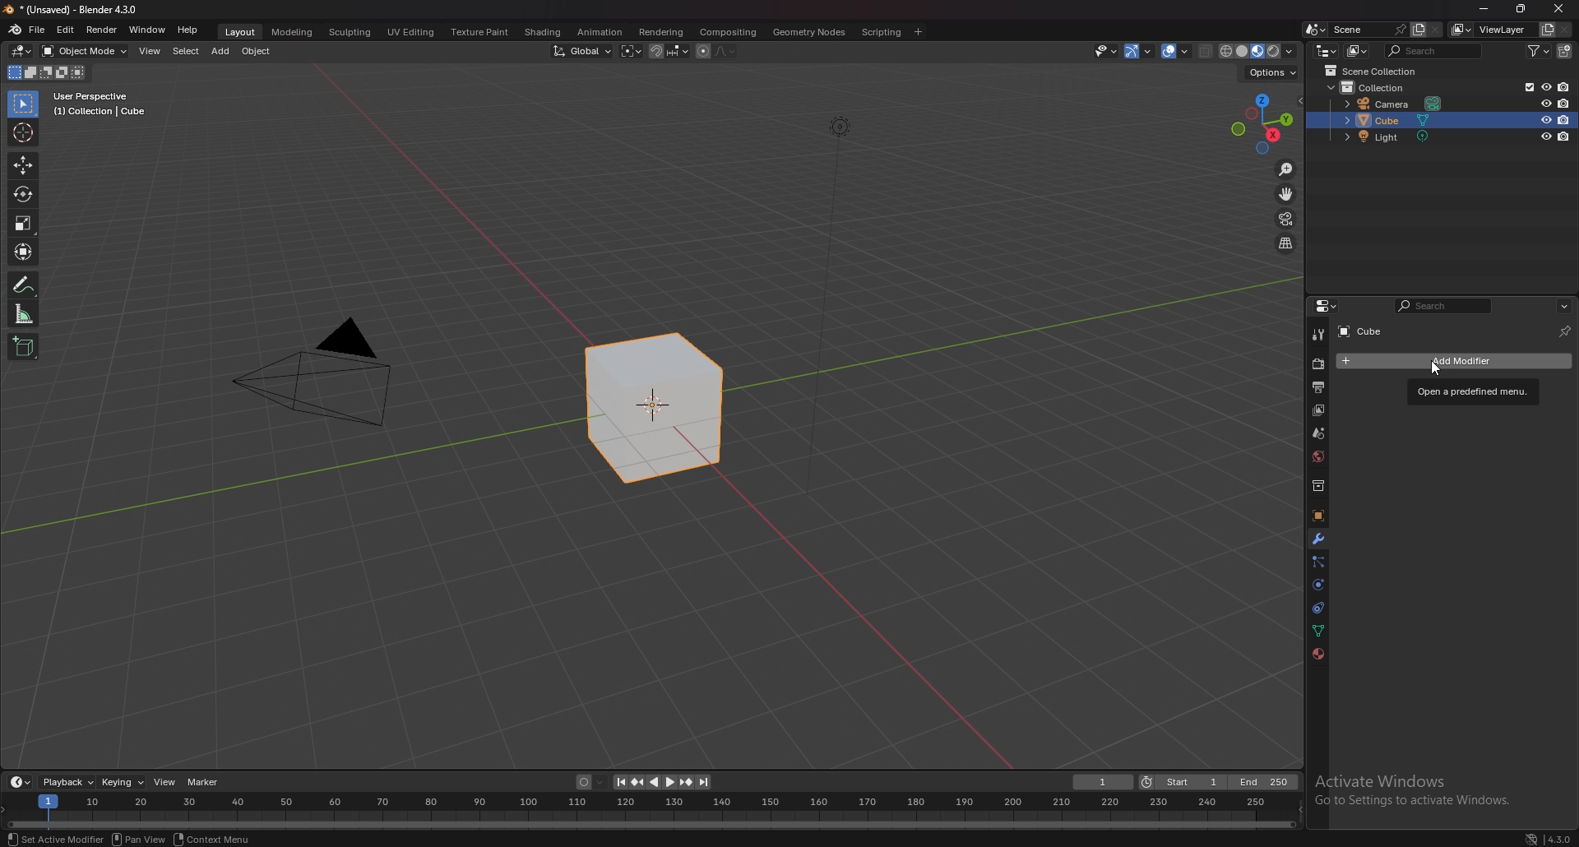 Image resolution: width=1579 pixels, height=847 pixels. I want to click on jump to endpoint, so click(706, 782).